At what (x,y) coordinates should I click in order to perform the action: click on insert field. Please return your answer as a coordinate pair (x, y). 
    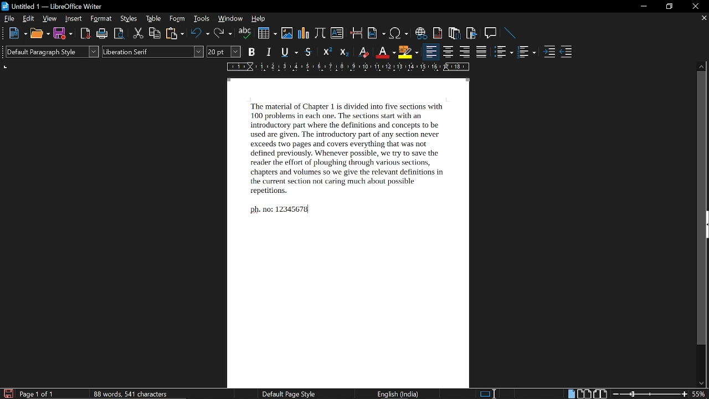
    Looking at the image, I should click on (376, 33).